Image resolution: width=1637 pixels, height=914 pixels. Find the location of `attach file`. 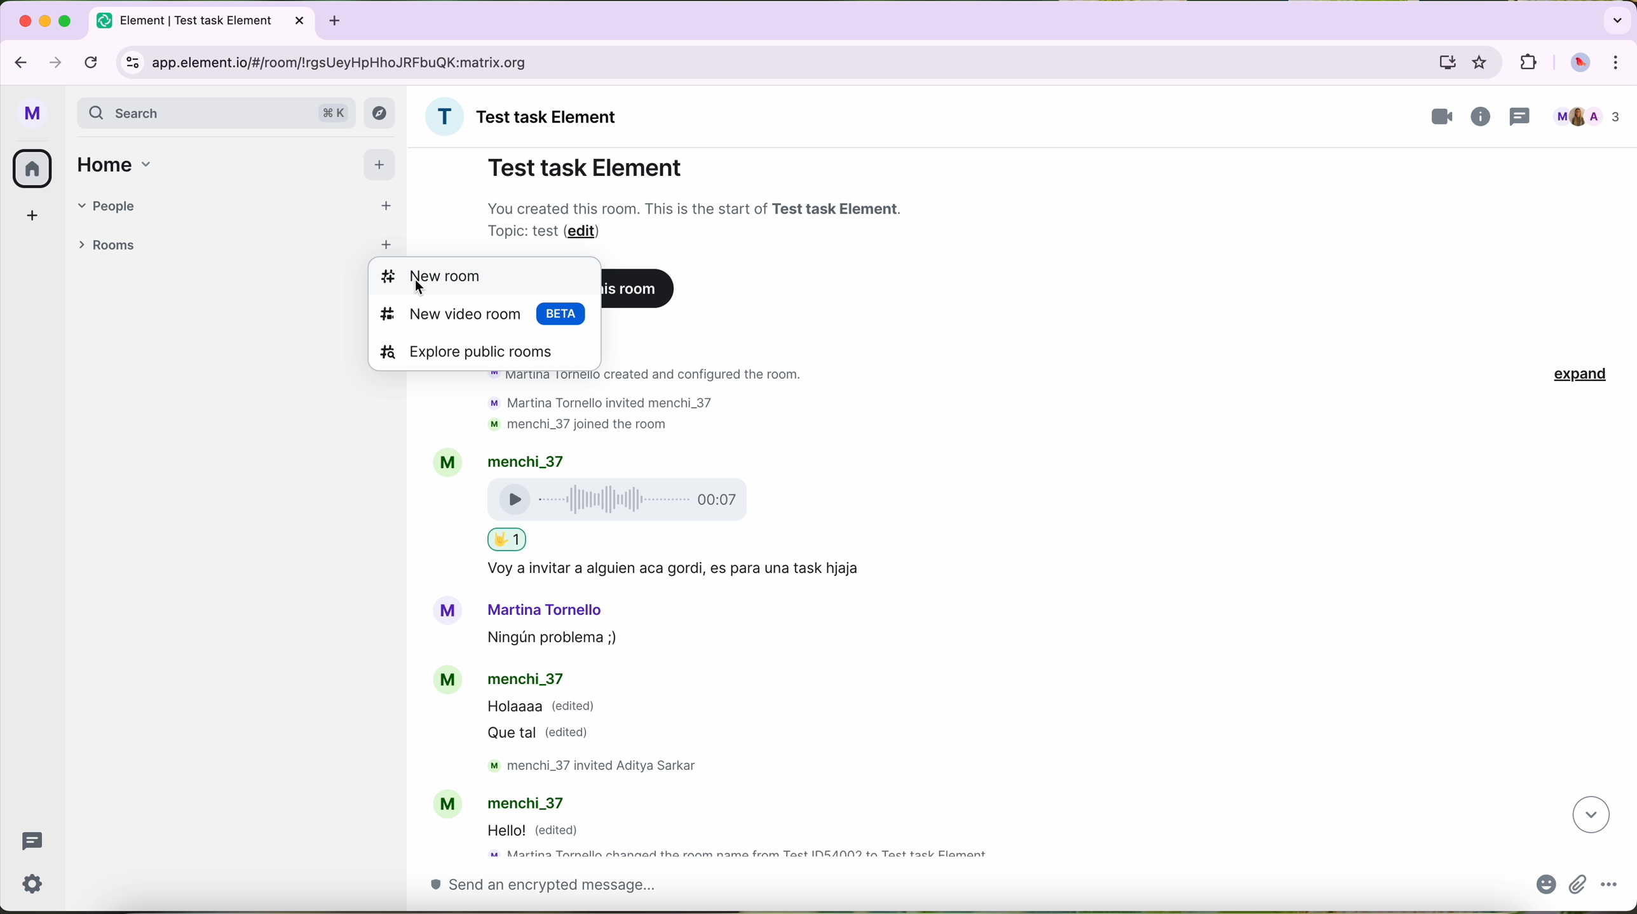

attach file is located at coordinates (1579, 886).